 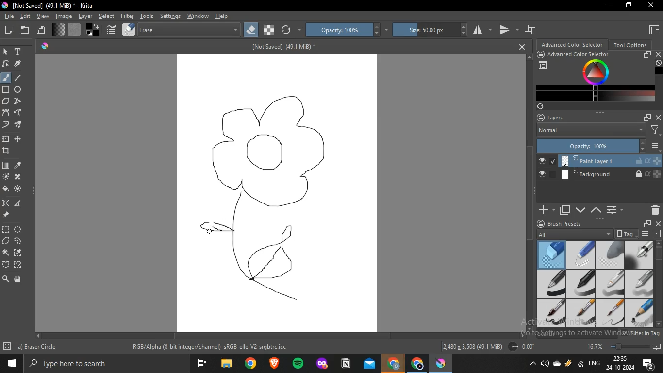 I want to click on help, so click(x=223, y=17).